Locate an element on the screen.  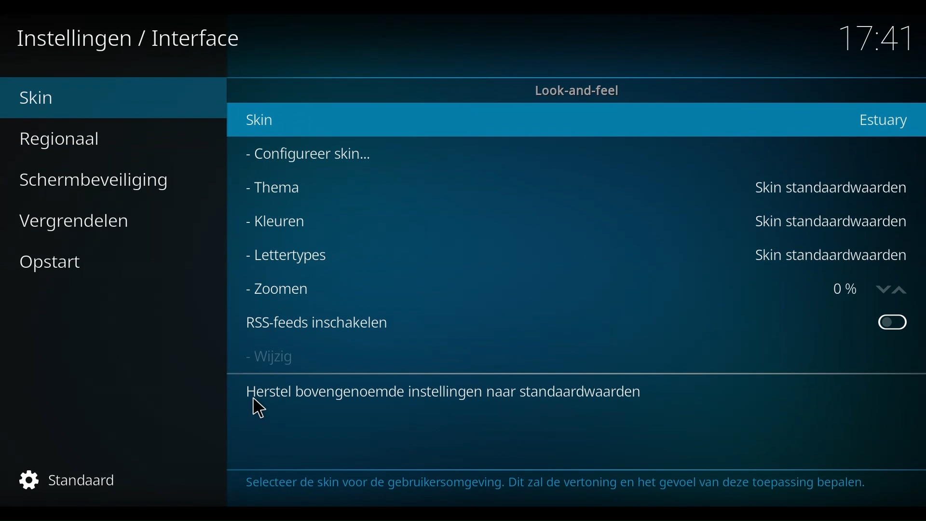
Instellingen/Interface is located at coordinates (129, 41).